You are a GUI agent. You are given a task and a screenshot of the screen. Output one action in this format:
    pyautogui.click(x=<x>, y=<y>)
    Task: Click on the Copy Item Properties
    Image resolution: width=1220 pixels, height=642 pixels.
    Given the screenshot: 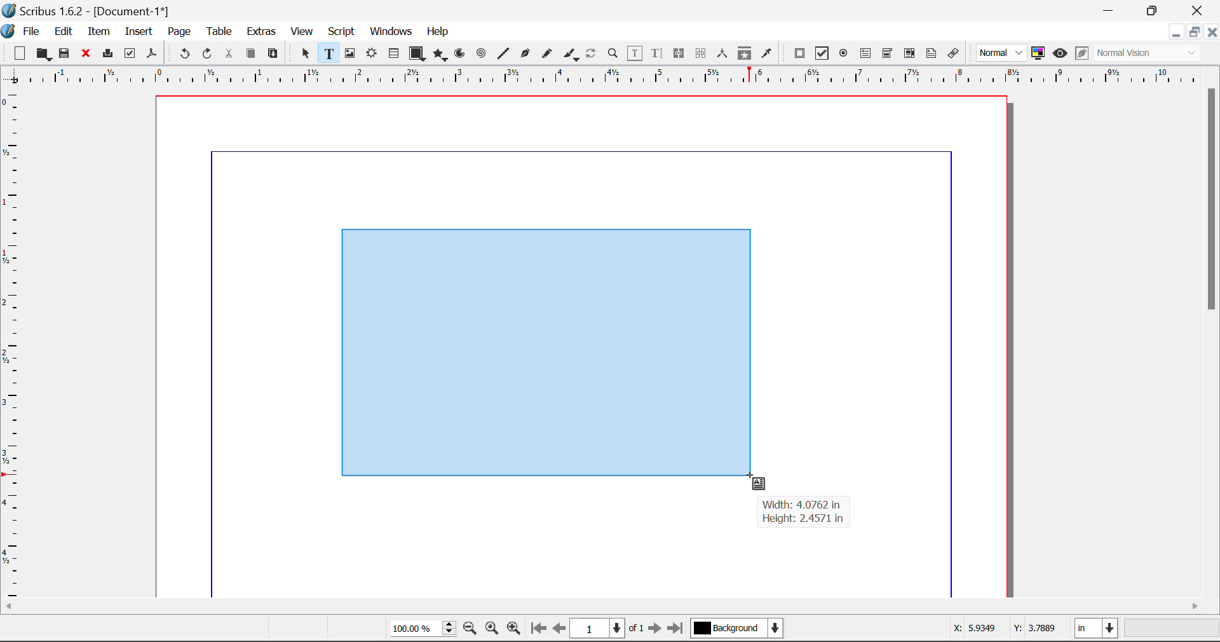 What is the action you would take?
    pyautogui.click(x=744, y=53)
    